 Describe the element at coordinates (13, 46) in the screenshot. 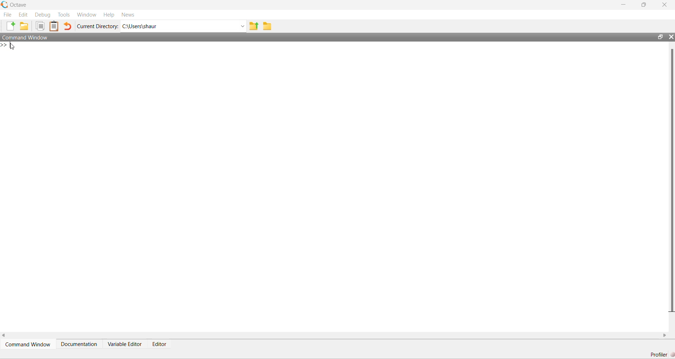

I see `cursor` at that location.